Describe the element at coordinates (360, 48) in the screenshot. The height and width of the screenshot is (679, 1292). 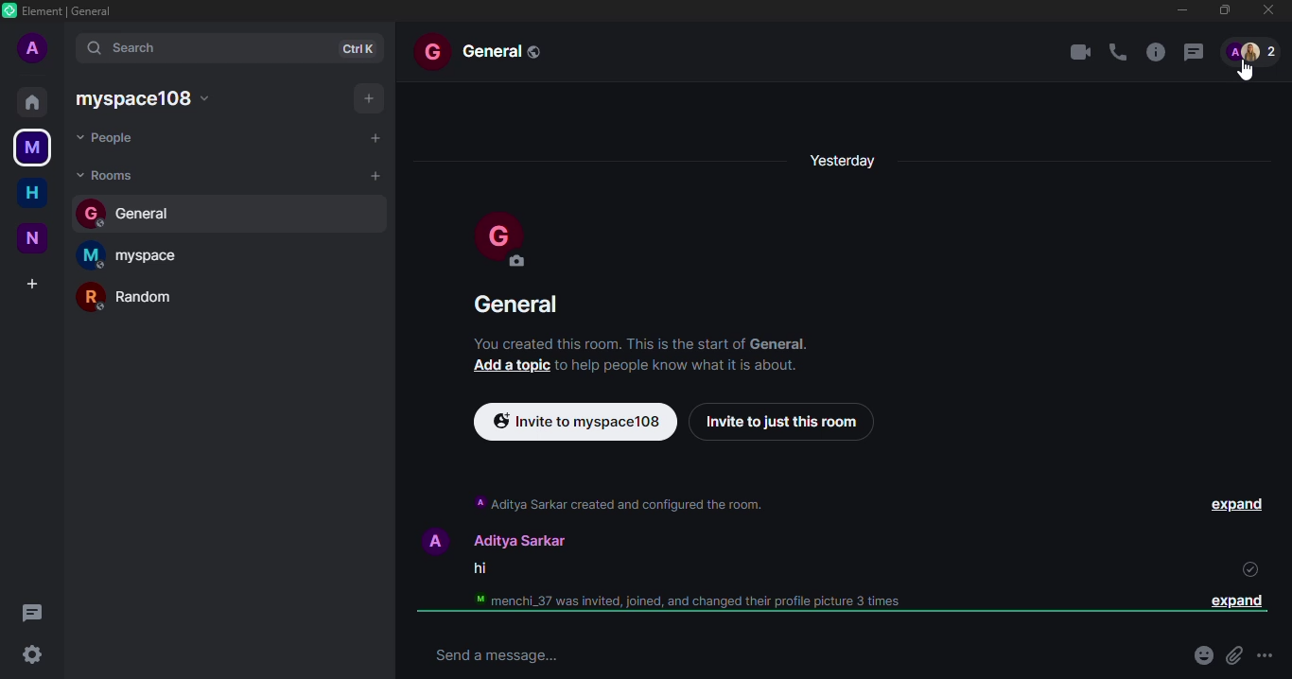
I see `ctrl+k` at that location.